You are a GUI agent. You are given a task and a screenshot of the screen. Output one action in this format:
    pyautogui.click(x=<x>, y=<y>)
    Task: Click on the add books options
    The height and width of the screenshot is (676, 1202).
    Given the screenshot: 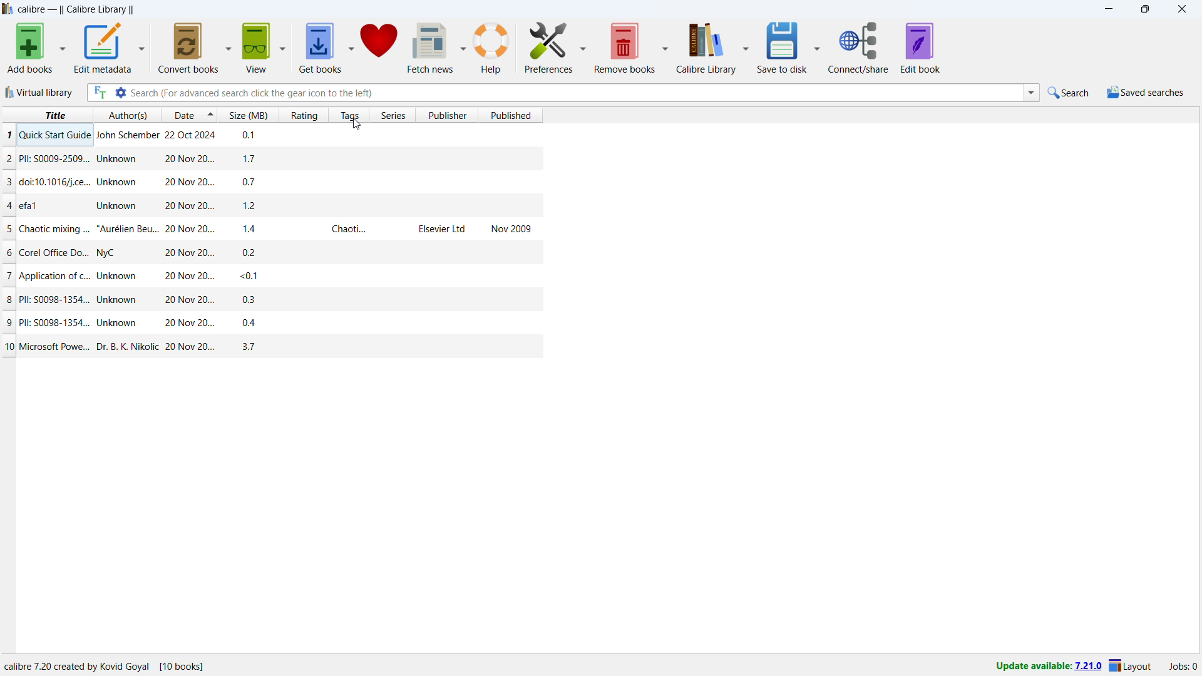 What is the action you would take?
    pyautogui.click(x=62, y=47)
    